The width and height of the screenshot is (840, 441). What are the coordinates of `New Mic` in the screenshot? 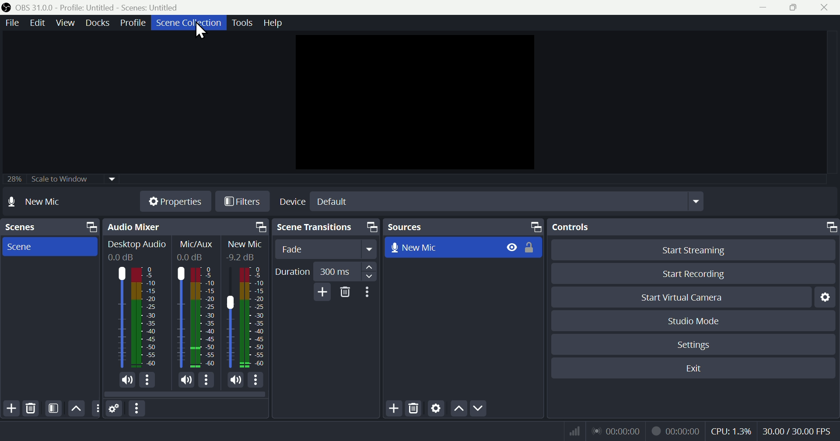 It's located at (231, 318).